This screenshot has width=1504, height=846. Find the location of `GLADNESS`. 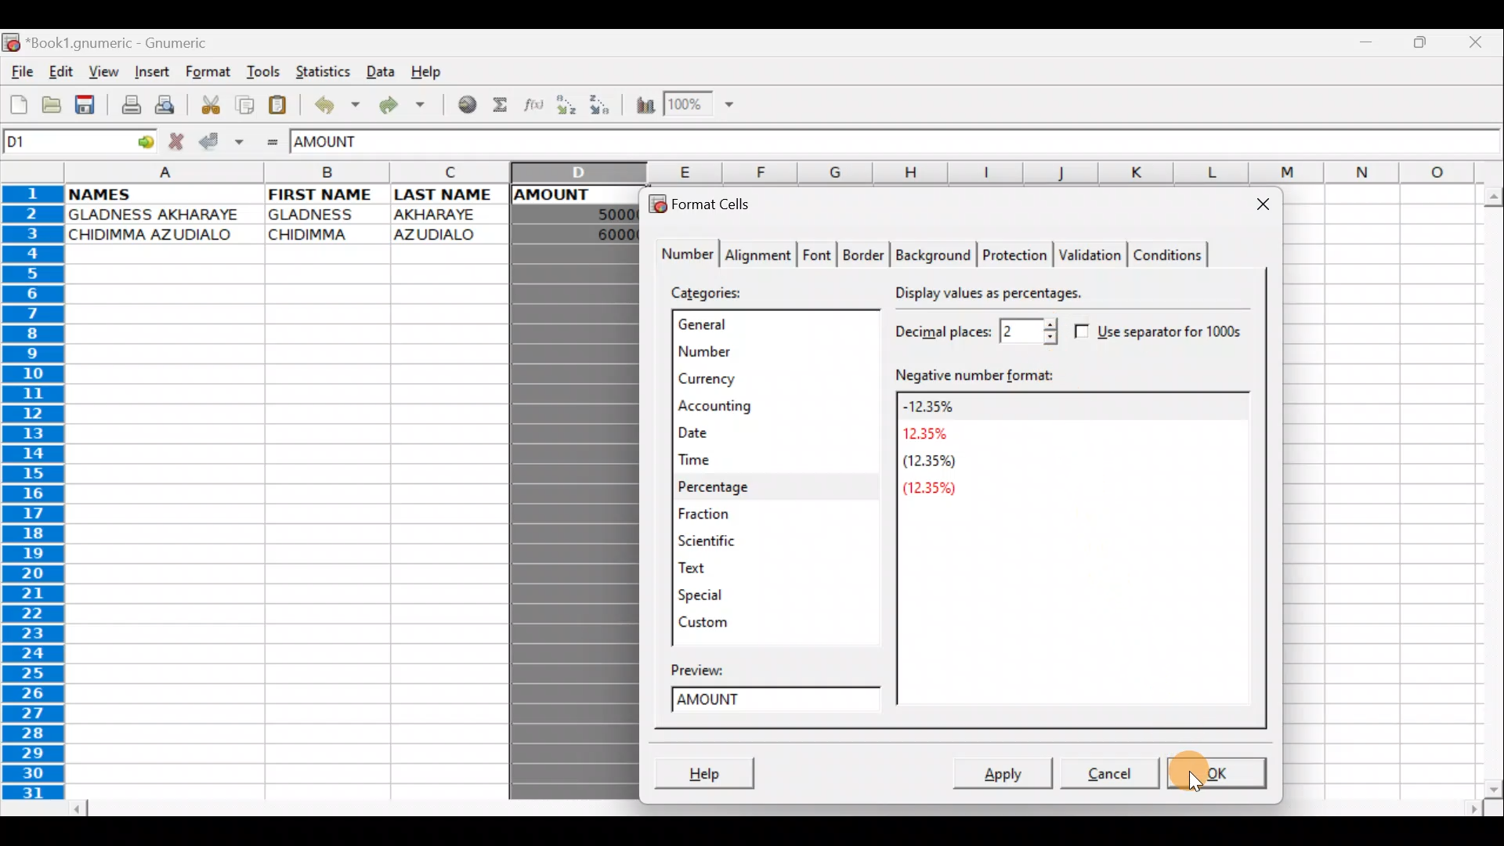

GLADNESS is located at coordinates (323, 215).